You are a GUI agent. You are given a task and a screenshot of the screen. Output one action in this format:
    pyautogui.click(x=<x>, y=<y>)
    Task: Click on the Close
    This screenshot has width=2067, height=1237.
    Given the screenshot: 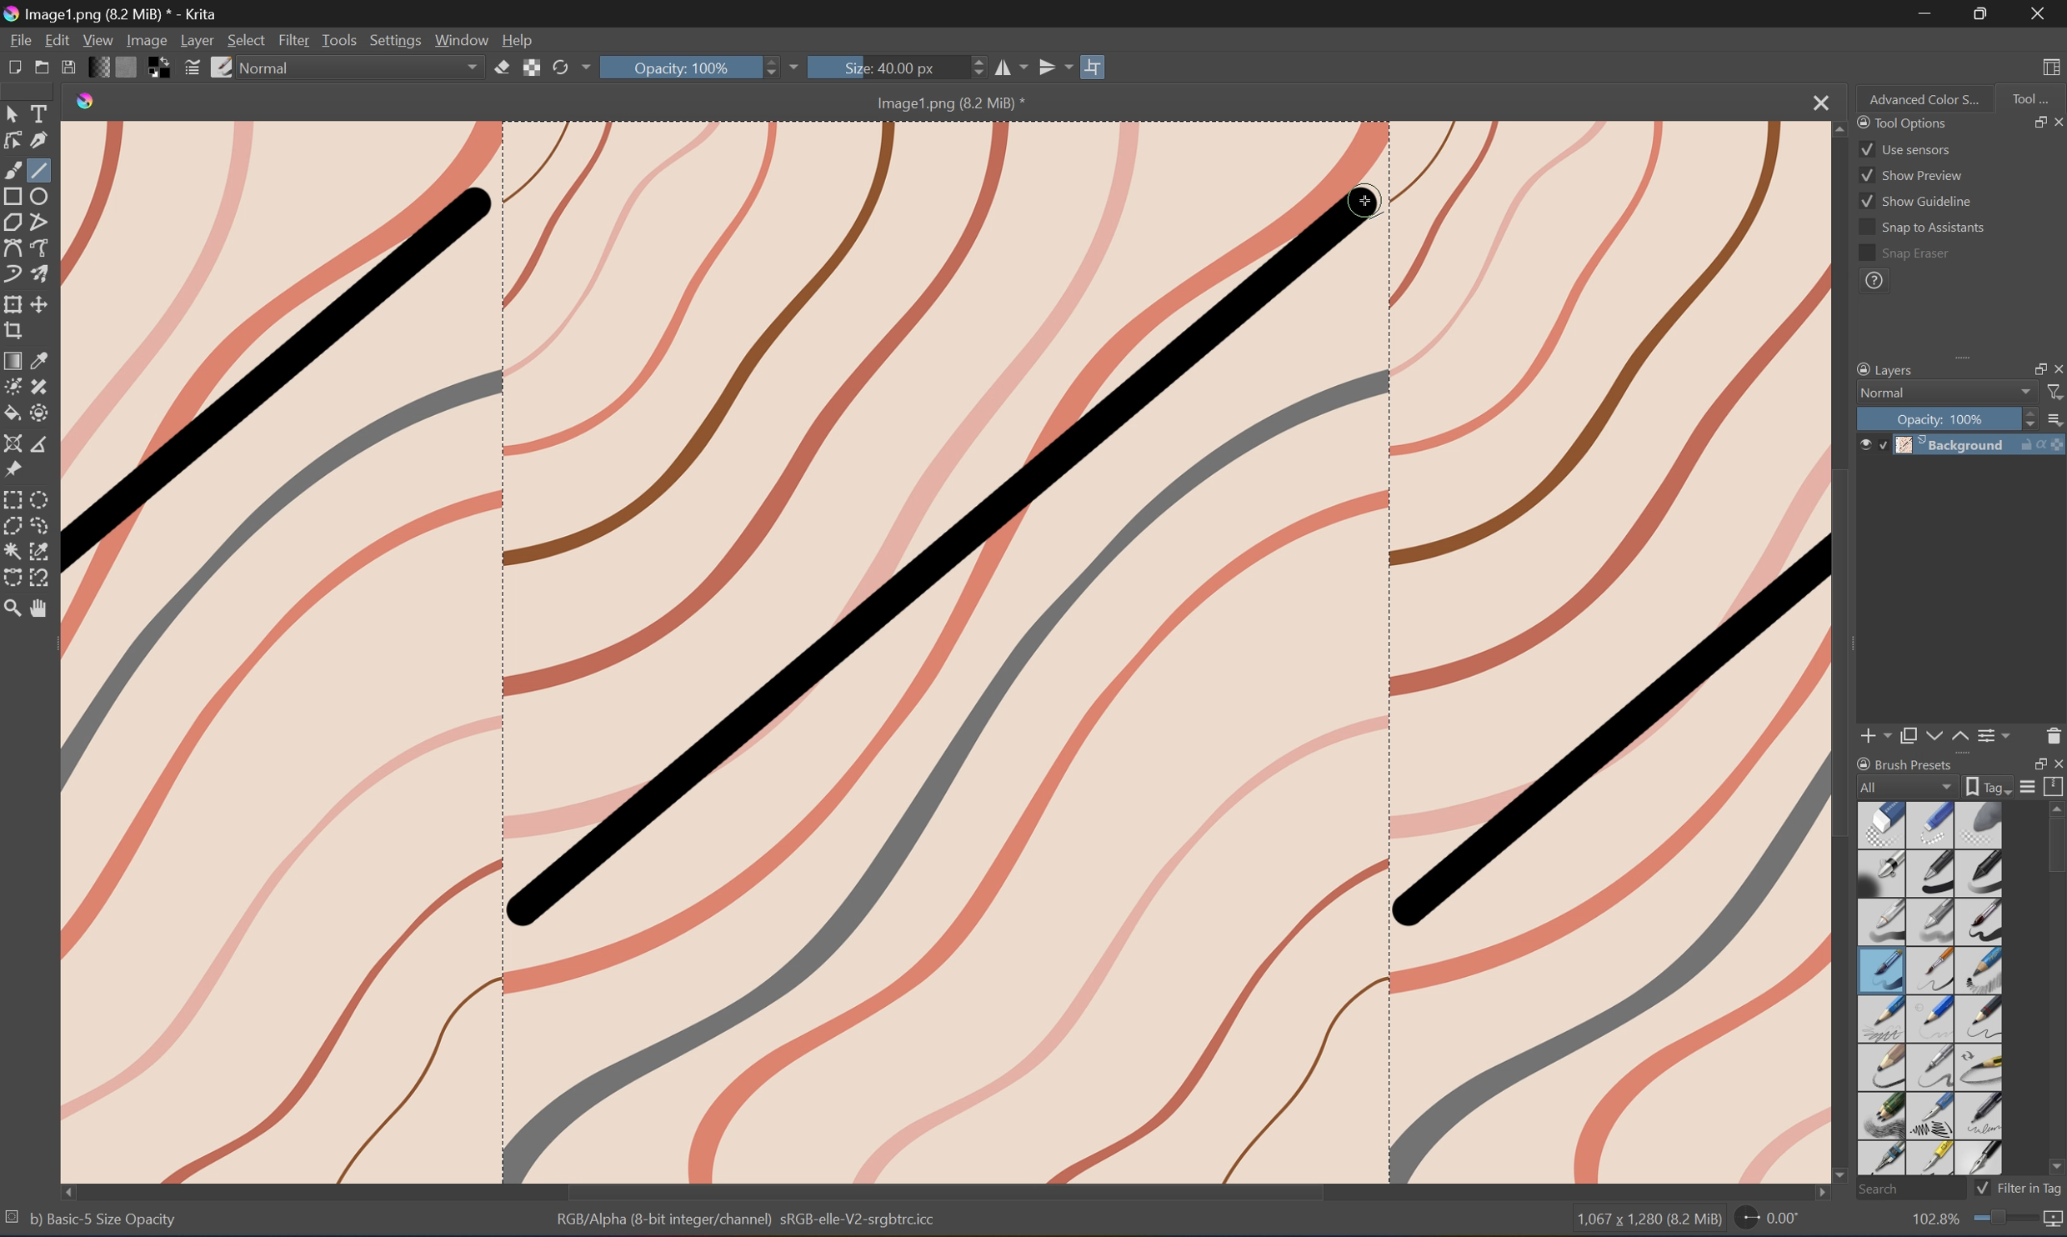 What is the action you would take?
    pyautogui.click(x=2054, y=122)
    